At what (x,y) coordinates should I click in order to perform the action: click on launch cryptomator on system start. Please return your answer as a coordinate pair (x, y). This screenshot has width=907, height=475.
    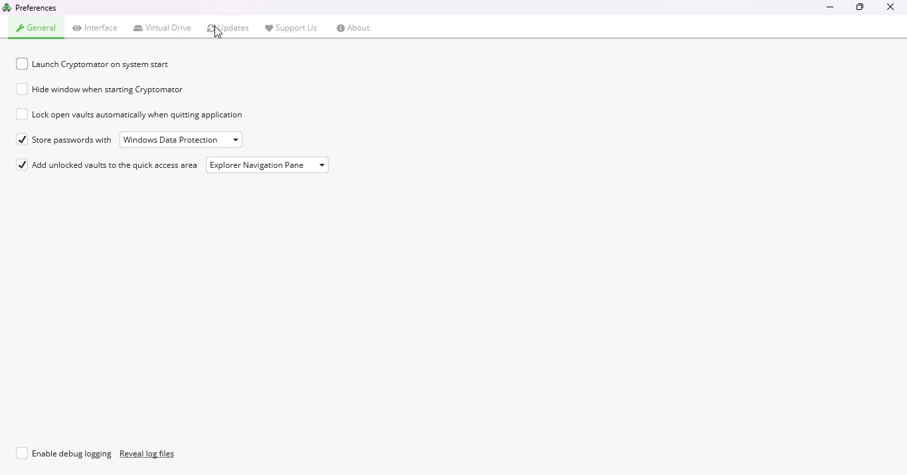
    Looking at the image, I should click on (93, 64).